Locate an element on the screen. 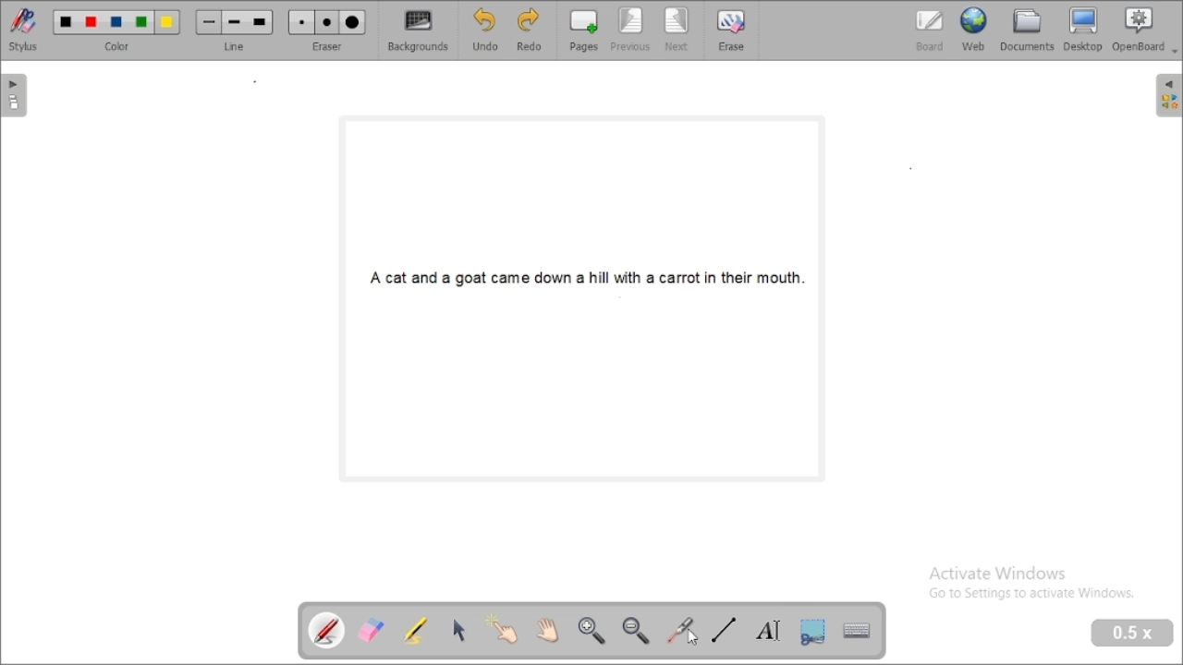 Image resolution: width=1183 pixels, height=665 pixels. A cat and a goat came down a hill with a carrot in their mouth. is located at coordinates (586, 279).